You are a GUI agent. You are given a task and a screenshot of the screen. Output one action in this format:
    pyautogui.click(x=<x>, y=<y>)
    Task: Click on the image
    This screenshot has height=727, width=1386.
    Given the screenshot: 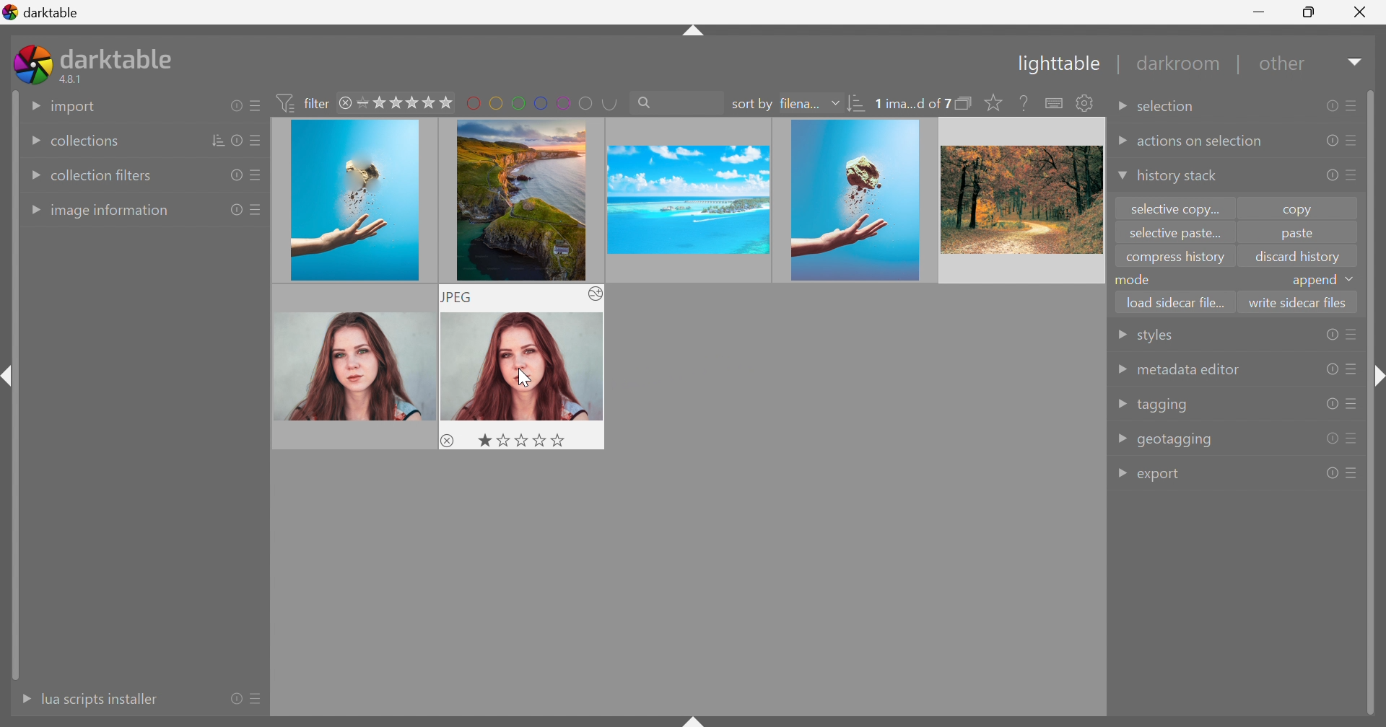 What is the action you would take?
    pyautogui.click(x=1020, y=200)
    